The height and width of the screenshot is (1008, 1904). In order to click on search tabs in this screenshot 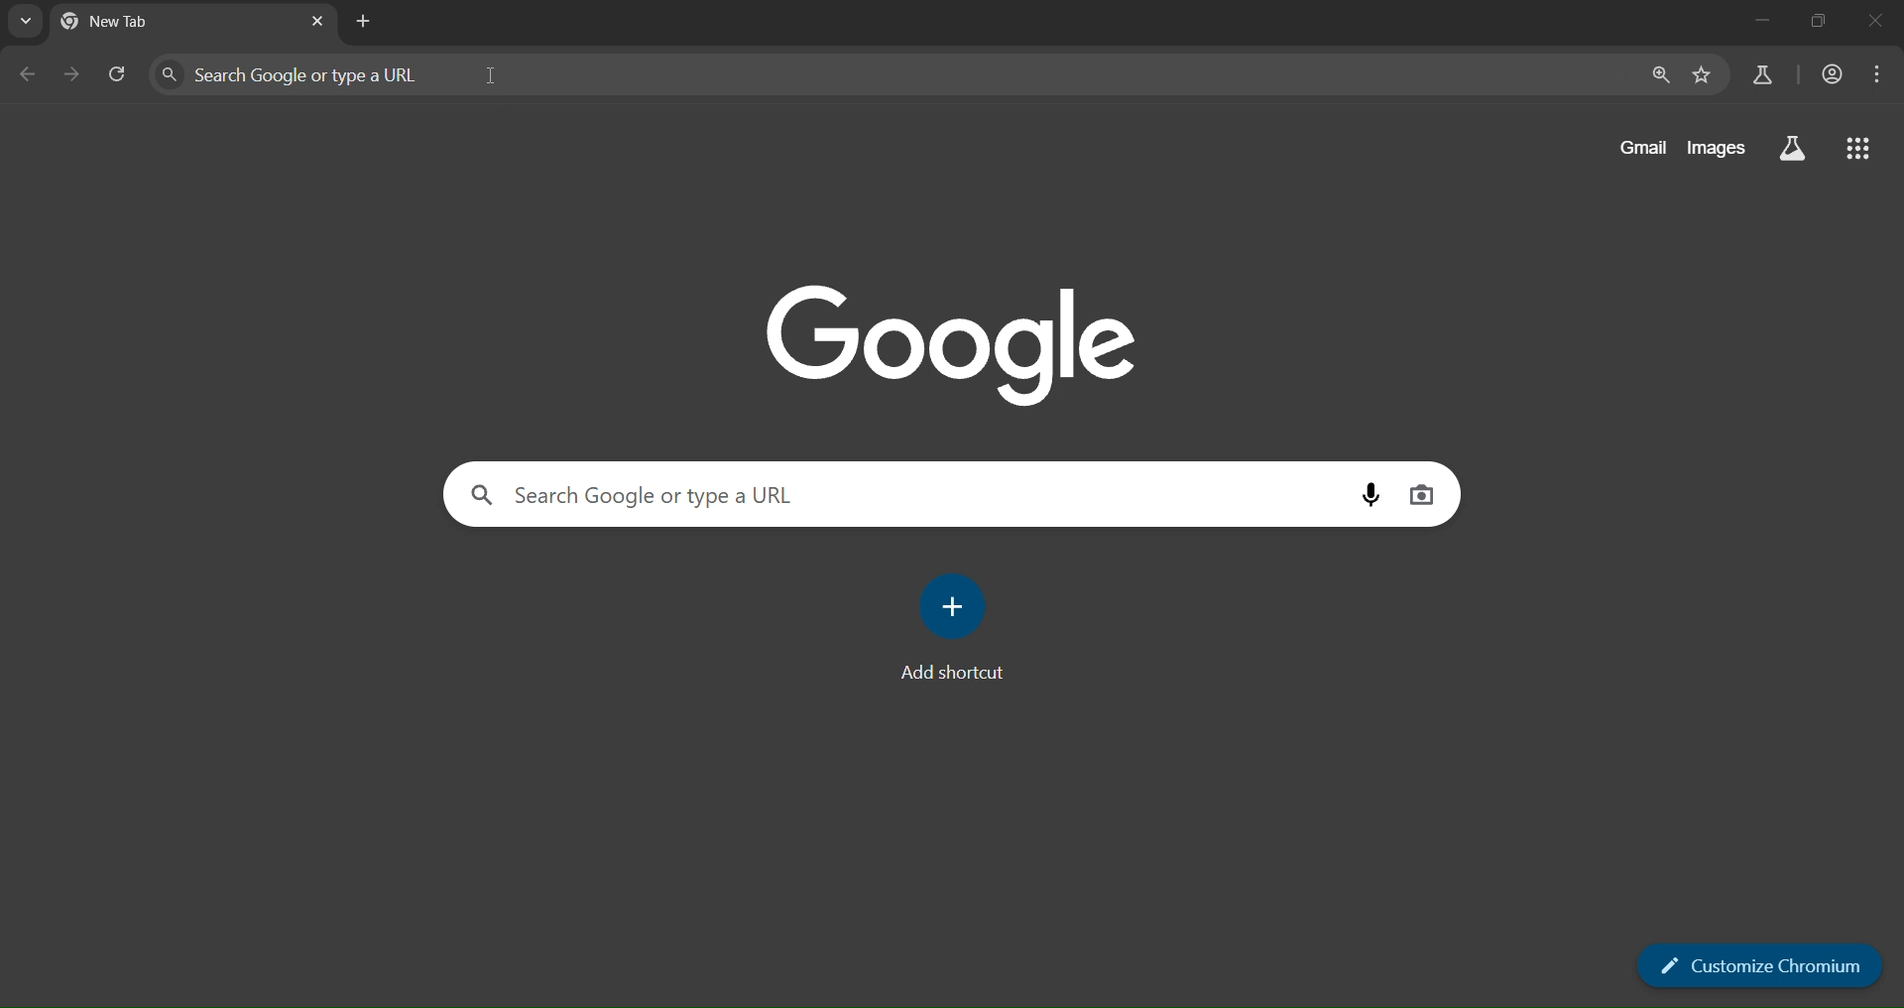, I will do `click(29, 23)`.